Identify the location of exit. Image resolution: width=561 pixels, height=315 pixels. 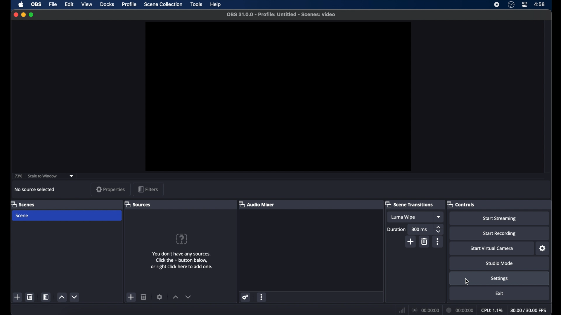
(499, 293).